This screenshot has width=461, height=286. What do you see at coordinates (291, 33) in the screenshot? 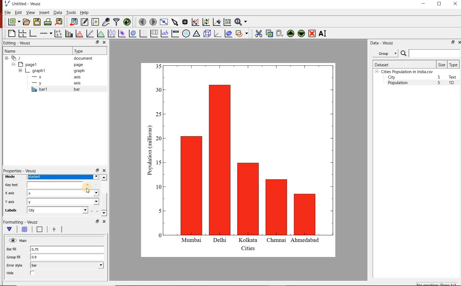
I see `move the selected widget up` at bounding box center [291, 33].